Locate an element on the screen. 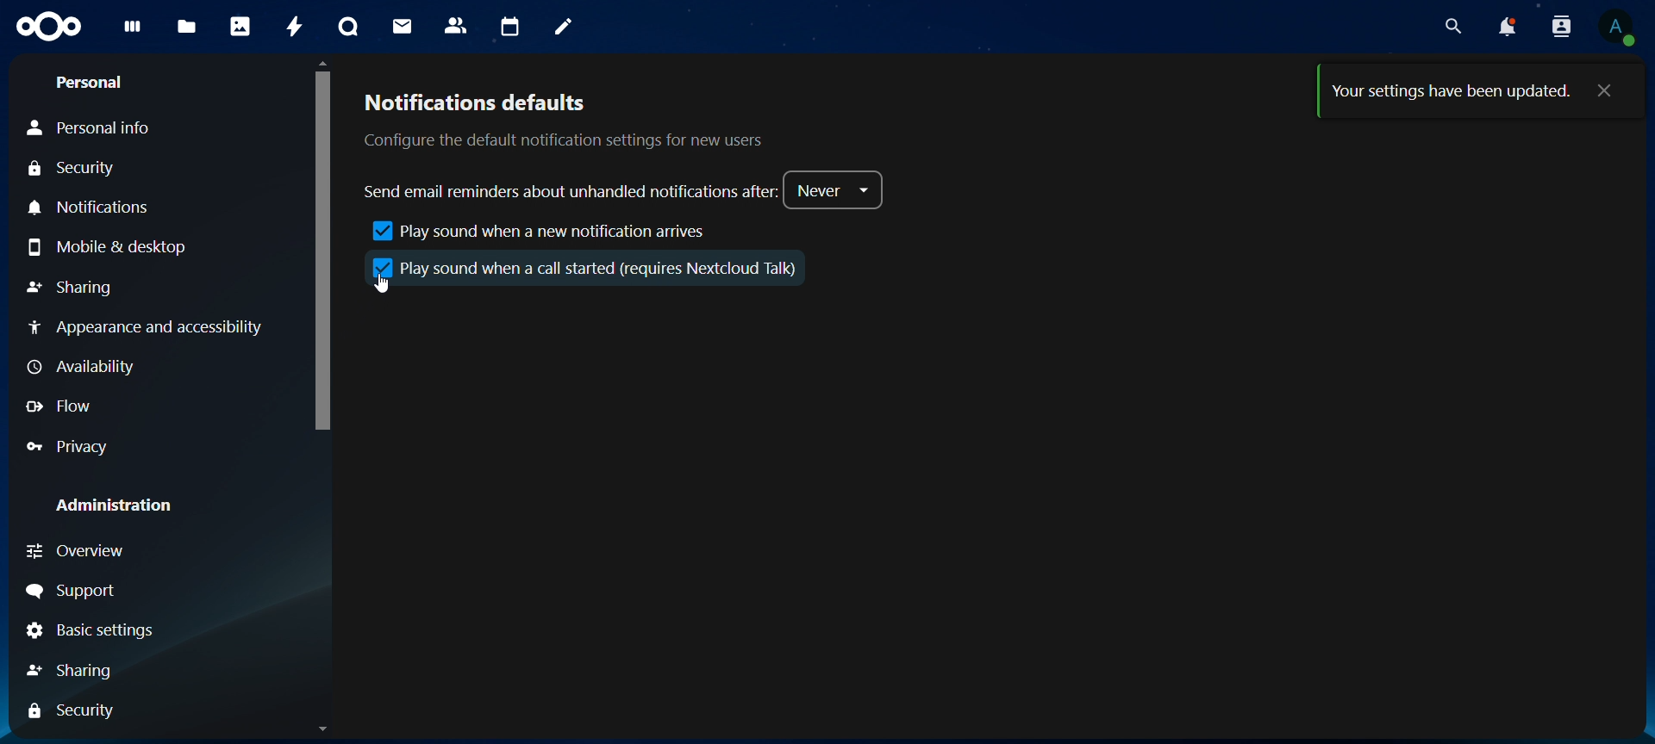 This screenshot has height=744, width=1655. search contacts is located at coordinates (1562, 28).